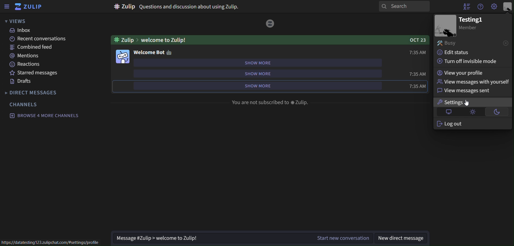 The image size is (514, 246). Describe the element at coordinates (24, 55) in the screenshot. I see `mentions` at that location.